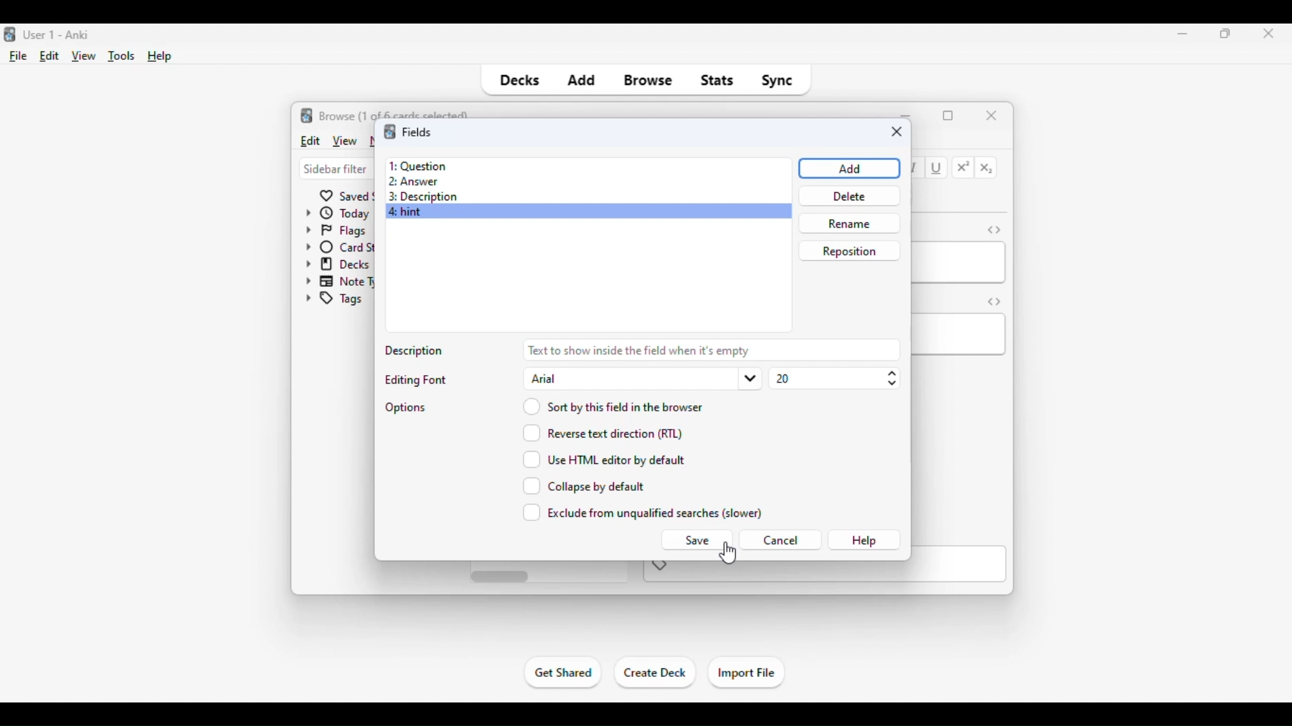 This screenshot has height=726, width=1292. What do you see at coordinates (834, 378) in the screenshot?
I see `20` at bounding box center [834, 378].